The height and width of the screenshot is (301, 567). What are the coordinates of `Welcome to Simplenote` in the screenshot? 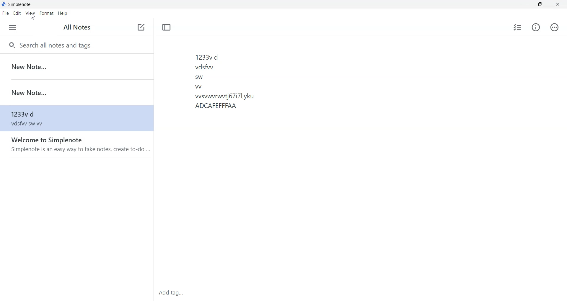 It's located at (77, 144).